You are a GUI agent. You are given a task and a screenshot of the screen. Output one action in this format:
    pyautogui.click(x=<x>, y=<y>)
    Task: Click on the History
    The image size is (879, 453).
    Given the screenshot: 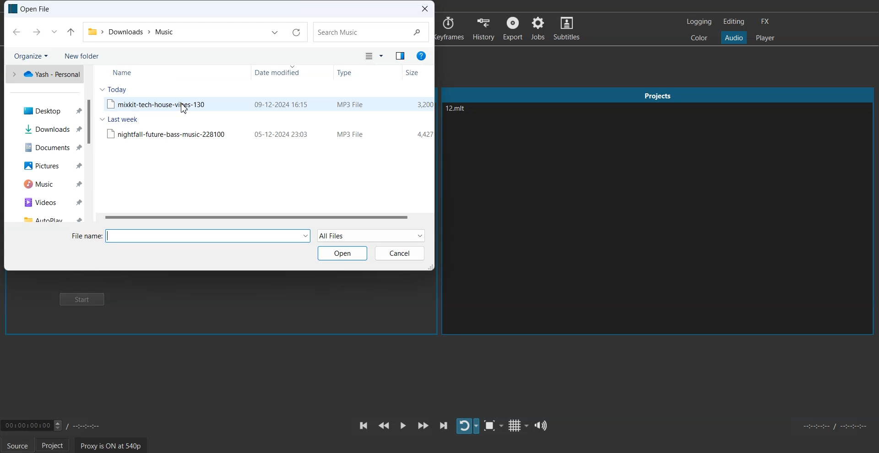 What is the action you would take?
    pyautogui.click(x=485, y=28)
    